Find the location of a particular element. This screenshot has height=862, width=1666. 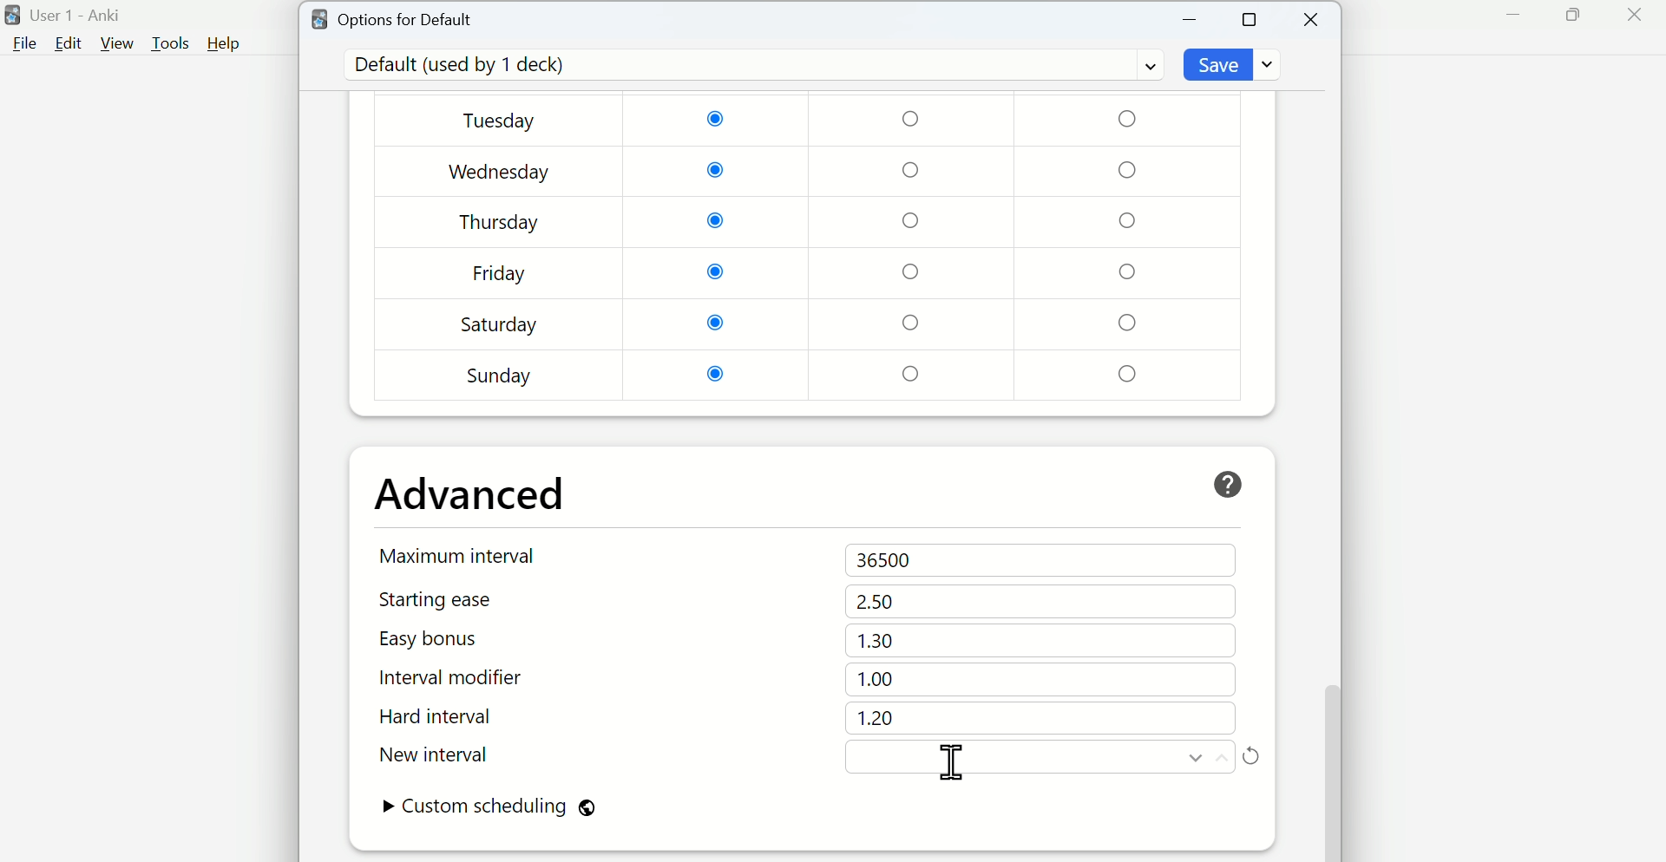

New interval is located at coordinates (458, 754).